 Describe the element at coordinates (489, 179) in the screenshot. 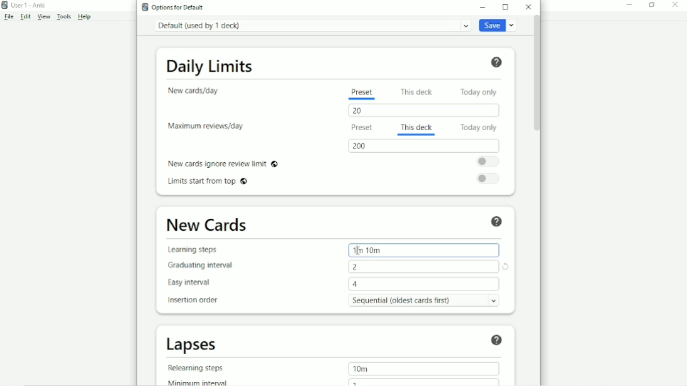

I see `Toggle on/off` at that location.